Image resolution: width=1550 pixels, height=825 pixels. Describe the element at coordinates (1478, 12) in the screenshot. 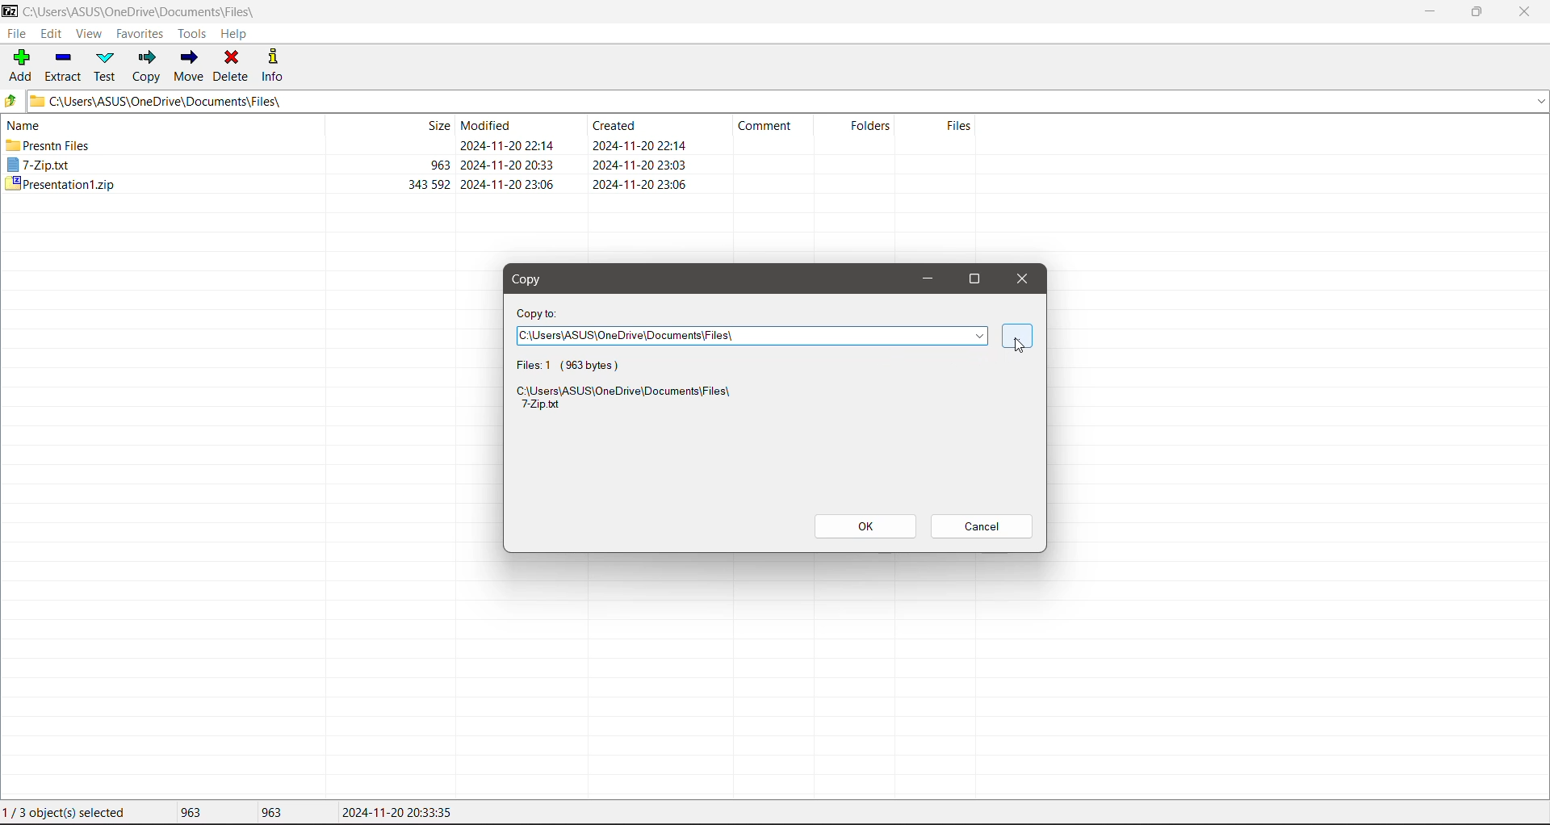

I see `Restore Down` at that location.